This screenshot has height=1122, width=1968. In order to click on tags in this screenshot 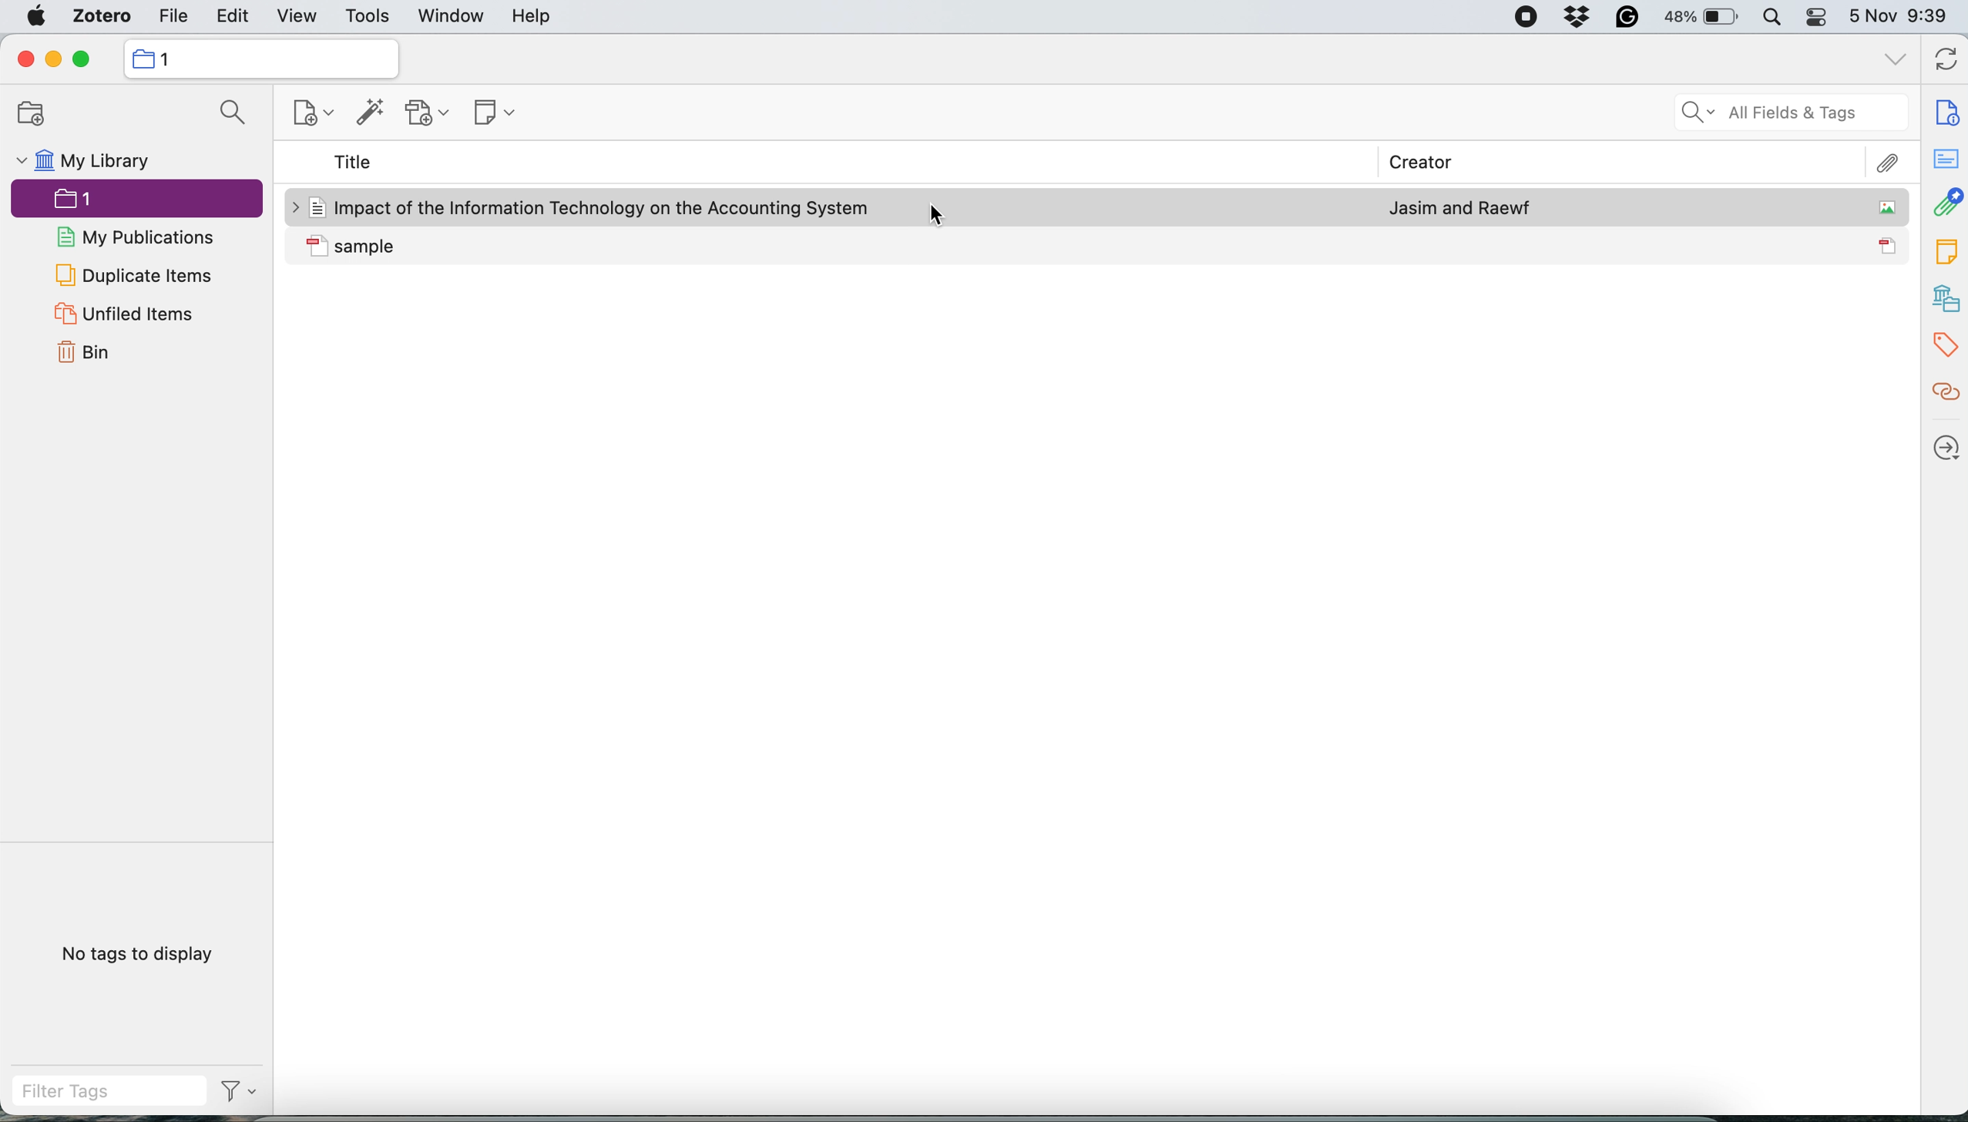, I will do `click(1945, 344)`.